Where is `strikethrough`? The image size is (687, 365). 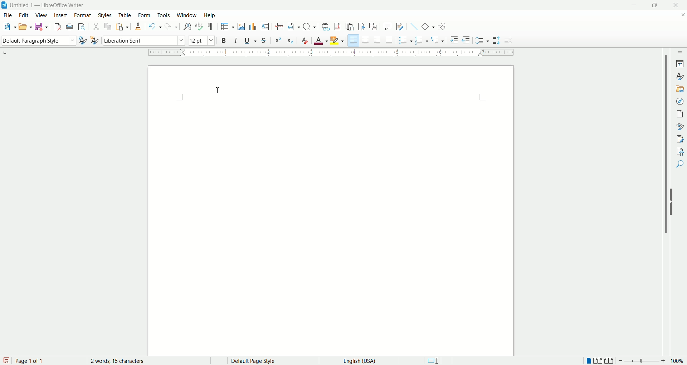 strikethrough is located at coordinates (264, 40).